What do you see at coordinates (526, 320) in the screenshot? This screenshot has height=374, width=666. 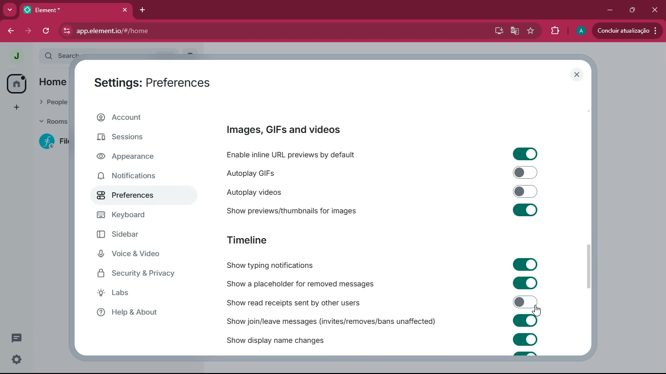 I see `toggle on/off` at bounding box center [526, 320].